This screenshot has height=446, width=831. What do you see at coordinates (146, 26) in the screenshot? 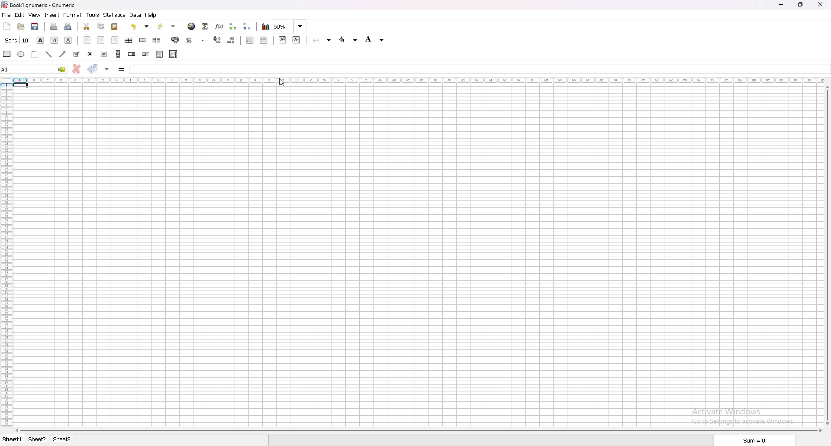
I see `Drop down` at bounding box center [146, 26].